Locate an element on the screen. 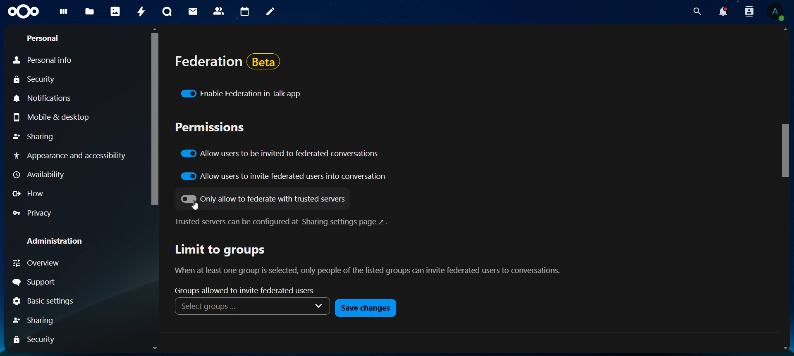 This screenshot has height=356, width=794. notifications is located at coordinates (48, 99).